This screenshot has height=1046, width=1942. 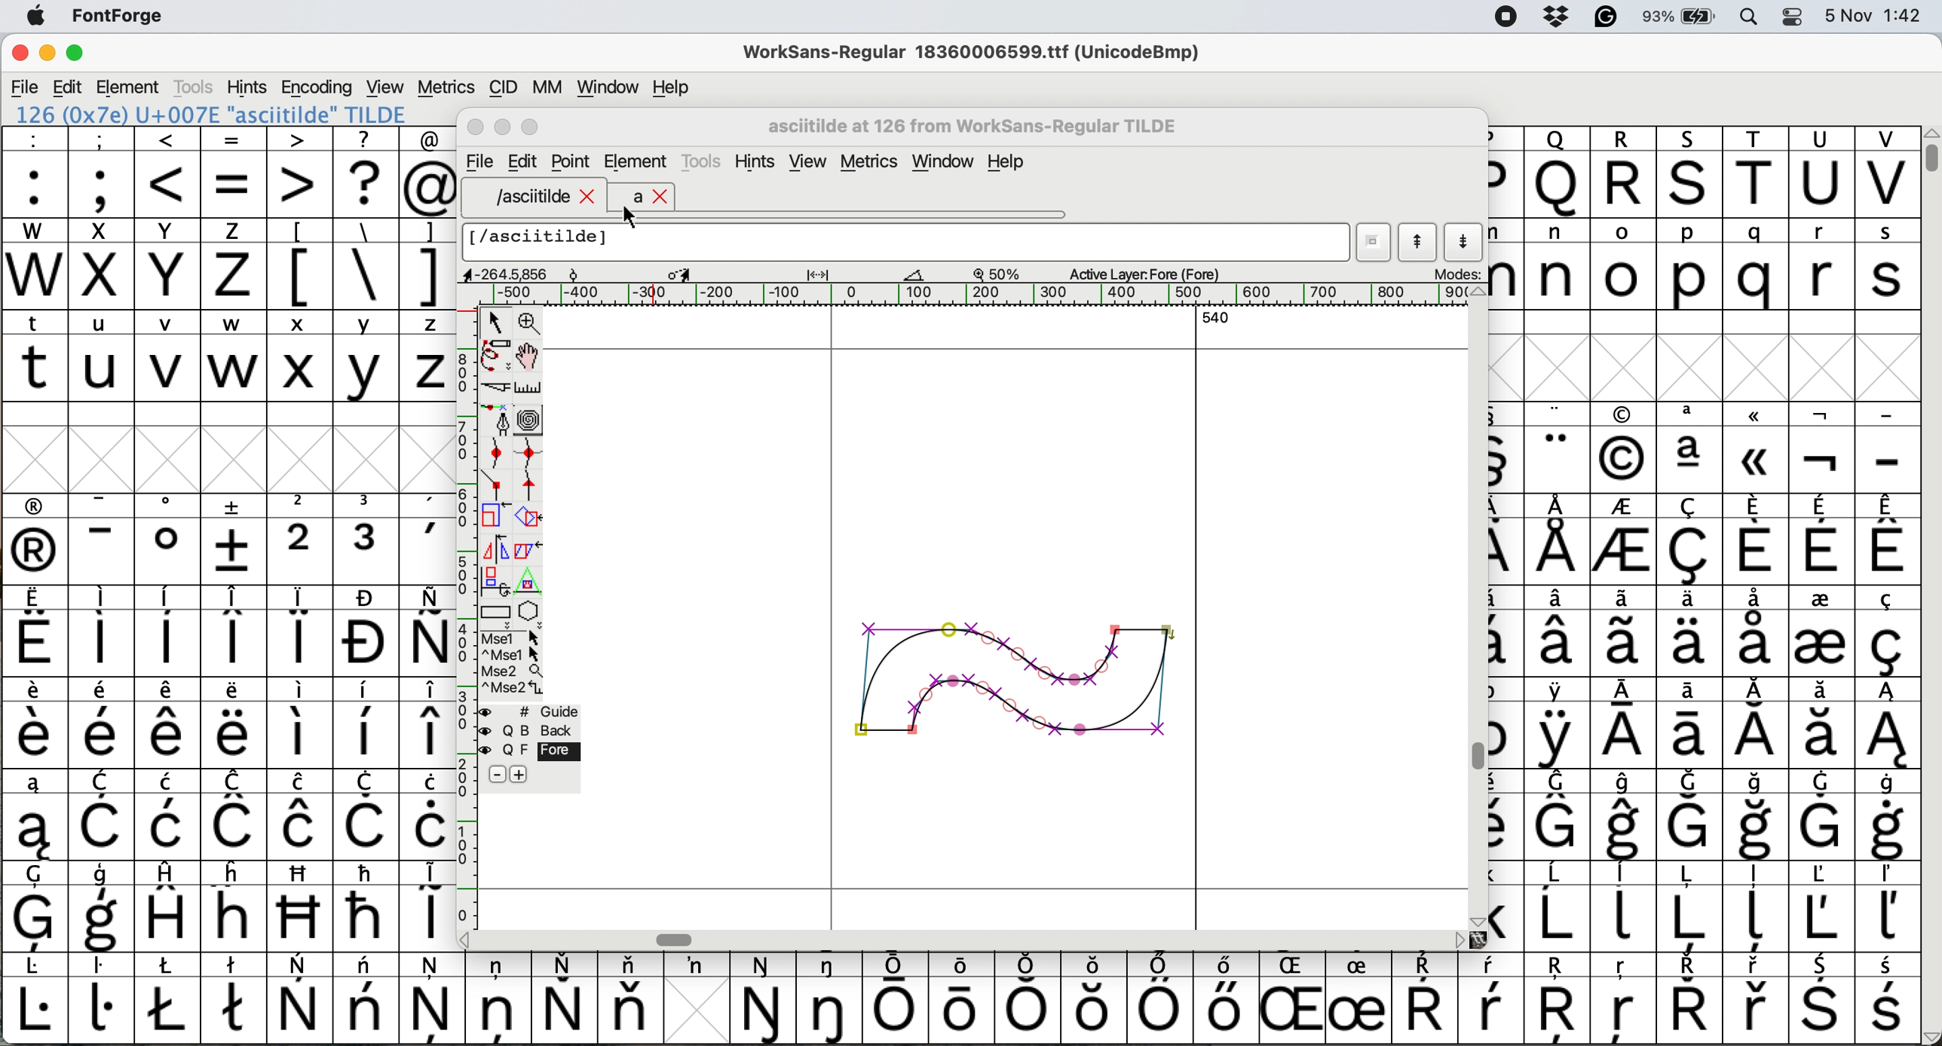 I want to click on file, so click(x=26, y=87).